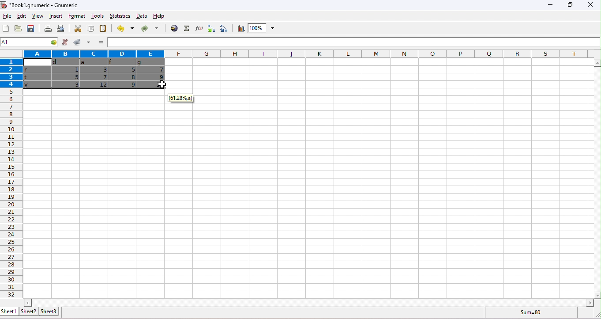 The width and height of the screenshot is (601, 319). I want to click on print preview, so click(62, 28).